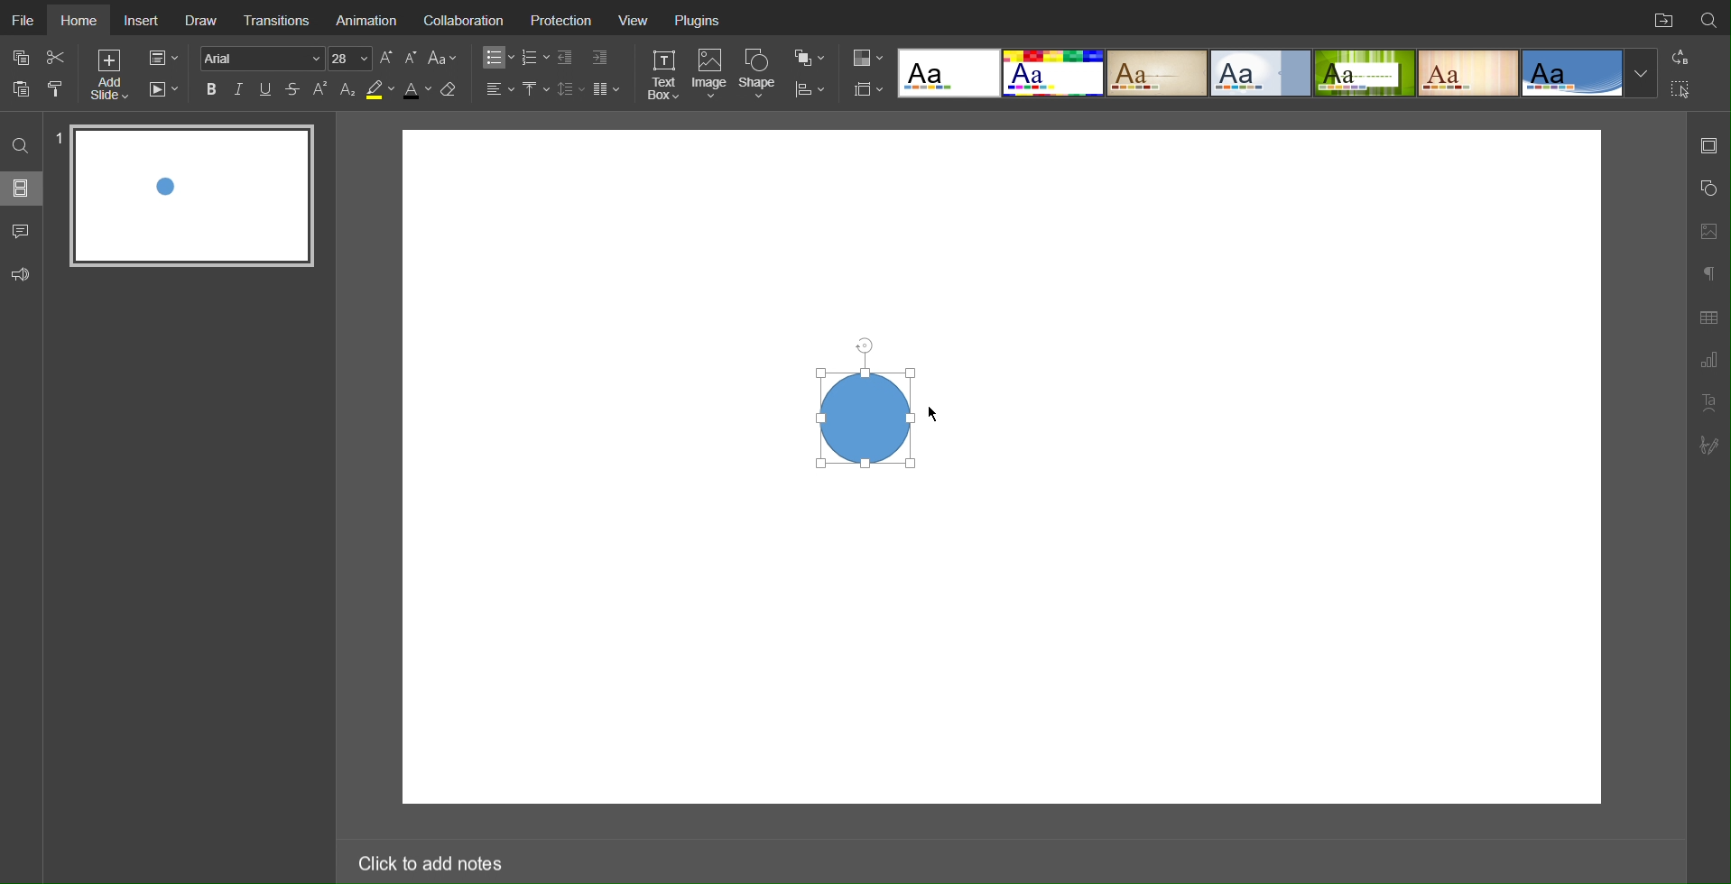 This screenshot has width=1731, height=884. What do you see at coordinates (24, 60) in the screenshot?
I see `copy` at bounding box center [24, 60].